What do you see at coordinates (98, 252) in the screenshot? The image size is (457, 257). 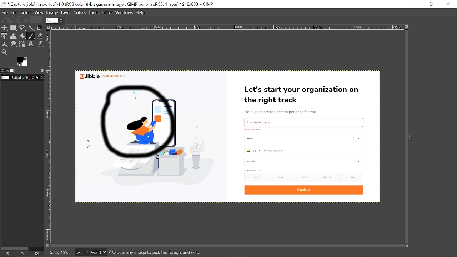 I see `Zoom` at bounding box center [98, 252].